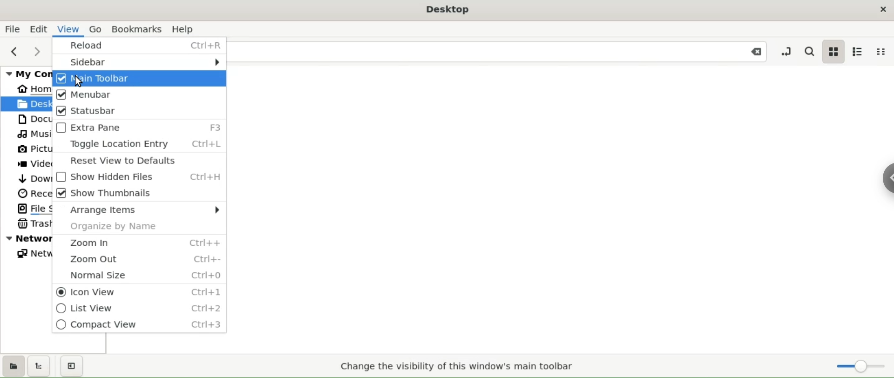  Describe the element at coordinates (861, 51) in the screenshot. I see `list view` at that location.